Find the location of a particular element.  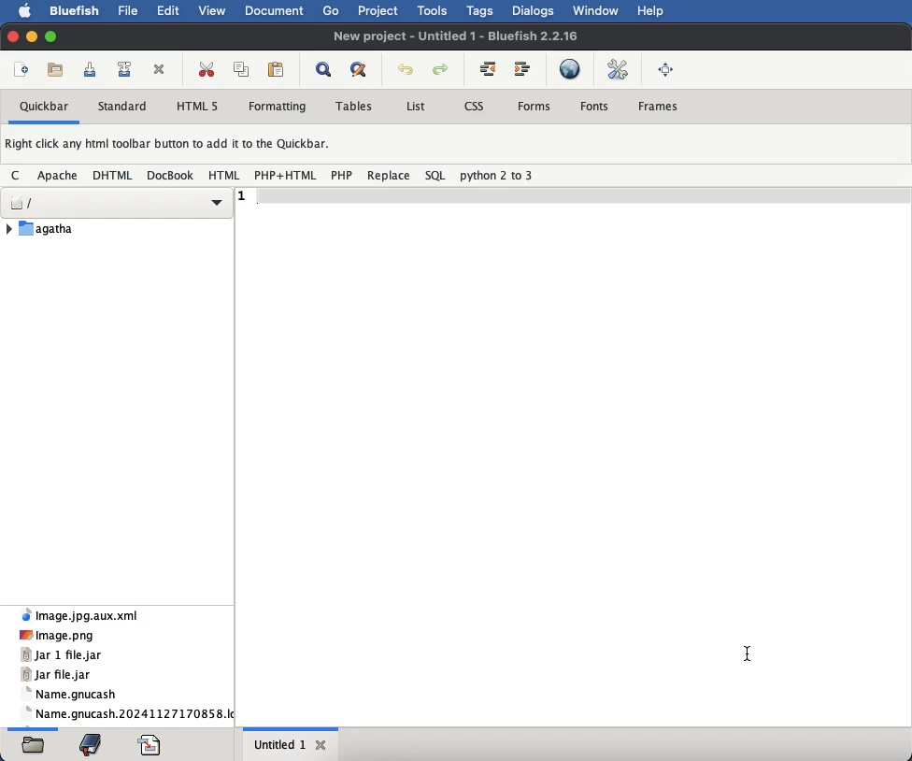

tools is located at coordinates (435, 10).